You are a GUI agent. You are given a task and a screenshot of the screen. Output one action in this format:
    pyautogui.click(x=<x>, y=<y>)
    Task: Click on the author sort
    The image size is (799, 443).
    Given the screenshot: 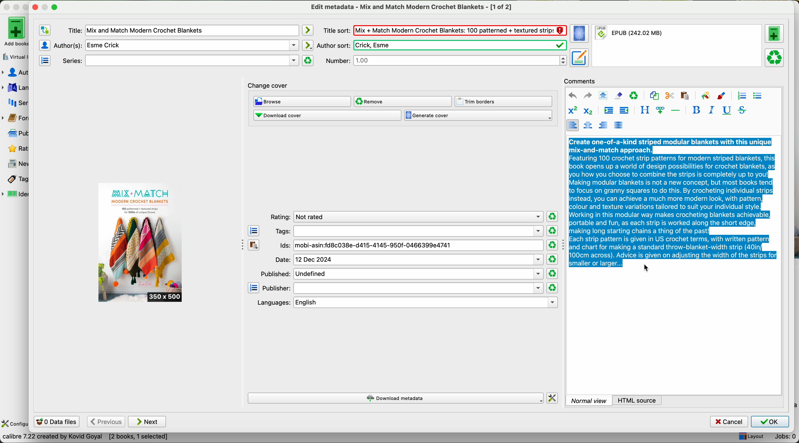 What is the action you would take?
    pyautogui.click(x=441, y=45)
    